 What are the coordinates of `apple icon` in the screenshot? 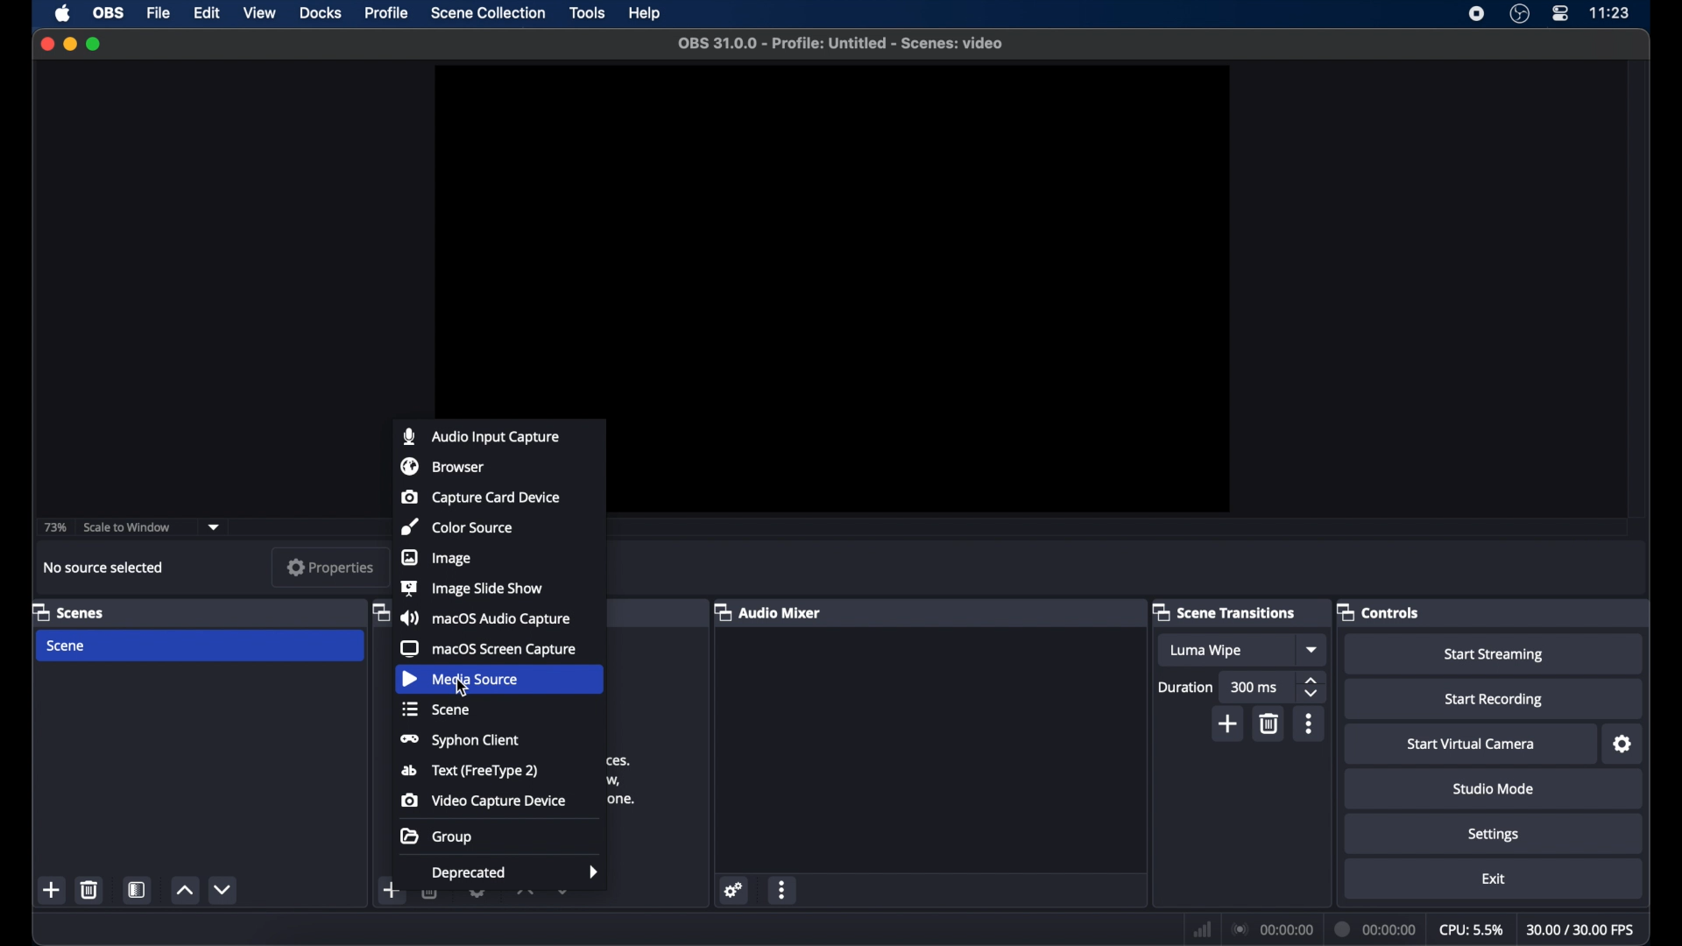 It's located at (63, 14).